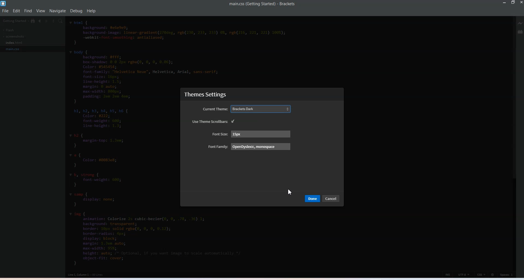  What do you see at coordinates (15, 21) in the screenshot?
I see `getting started` at bounding box center [15, 21].